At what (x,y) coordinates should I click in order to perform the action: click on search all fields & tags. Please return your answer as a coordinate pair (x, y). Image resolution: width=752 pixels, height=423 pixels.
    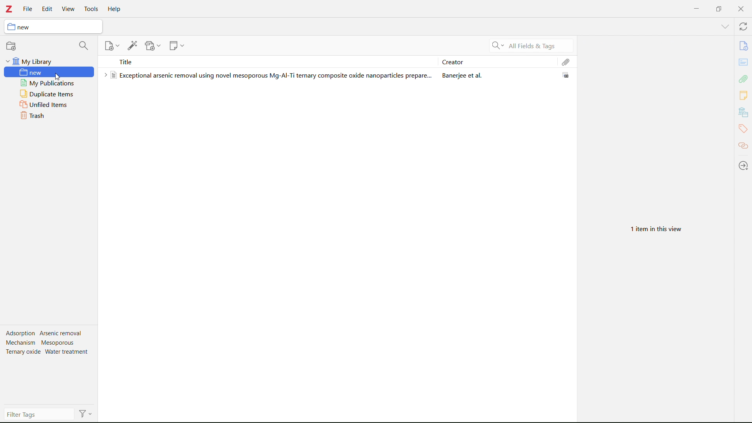
    Looking at the image, I should click on (531, 46).